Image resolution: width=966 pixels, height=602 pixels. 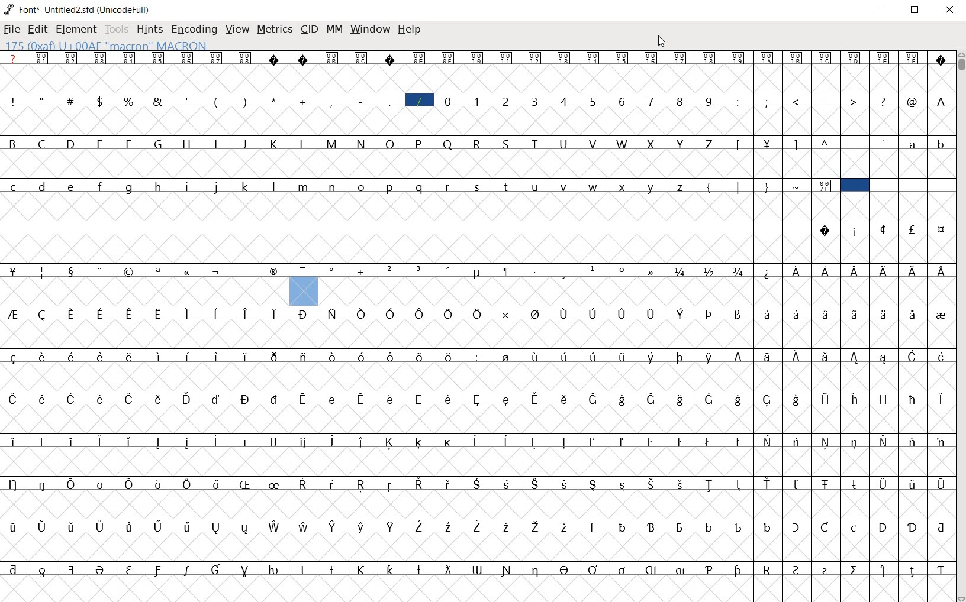 I want to click on Symbol, so click(x=390, y=313).